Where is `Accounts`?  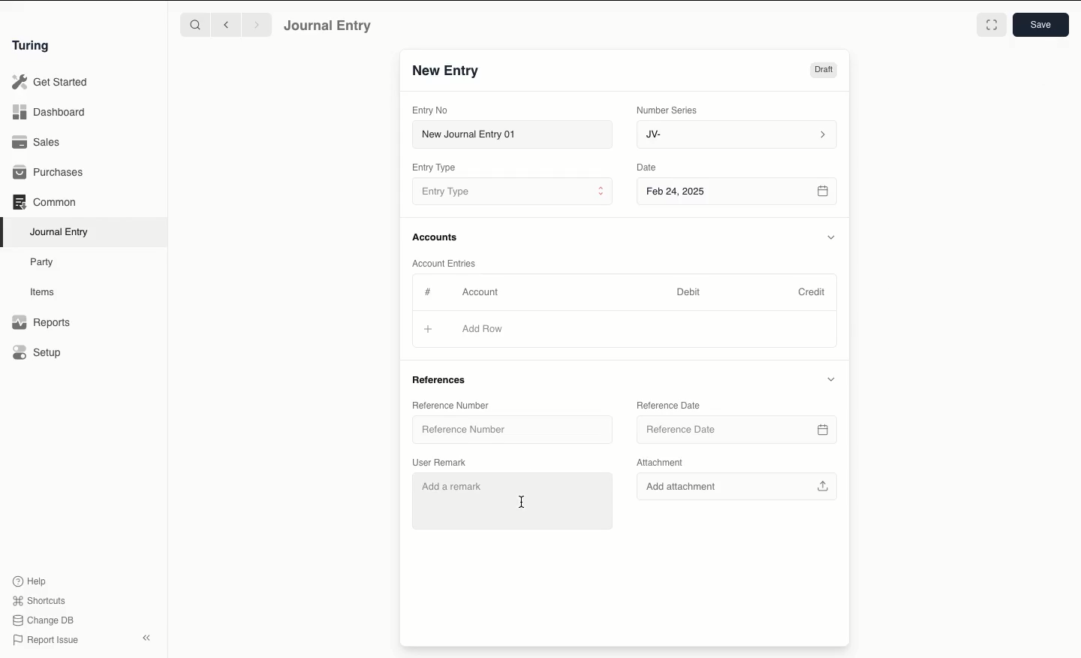
Accounts is located at coordinates (436, 237).